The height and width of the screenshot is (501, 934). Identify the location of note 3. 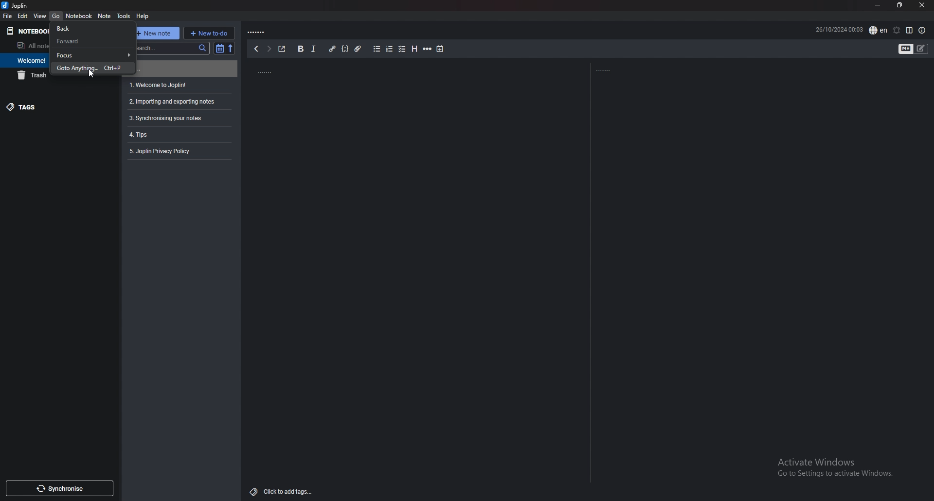
(178, 102).